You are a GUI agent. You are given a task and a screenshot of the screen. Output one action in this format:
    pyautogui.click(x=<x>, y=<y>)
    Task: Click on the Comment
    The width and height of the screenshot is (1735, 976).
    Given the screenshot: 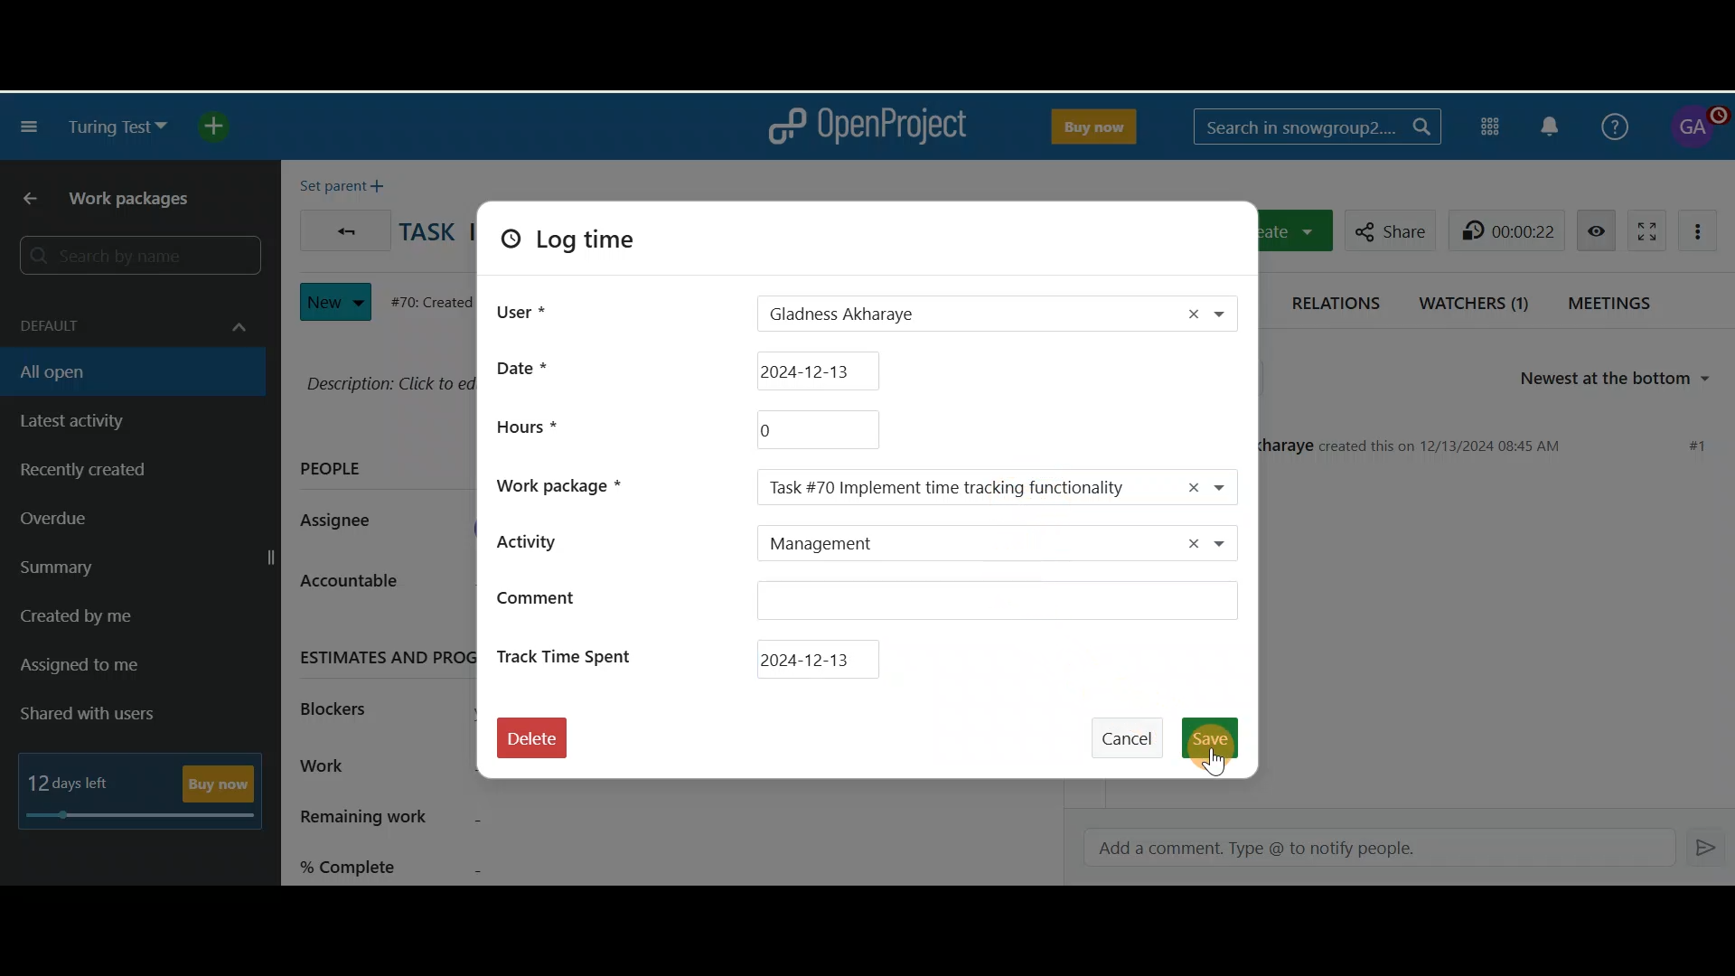 What is the action you would take?
    pyautogui.click(x=867, y=604)
    